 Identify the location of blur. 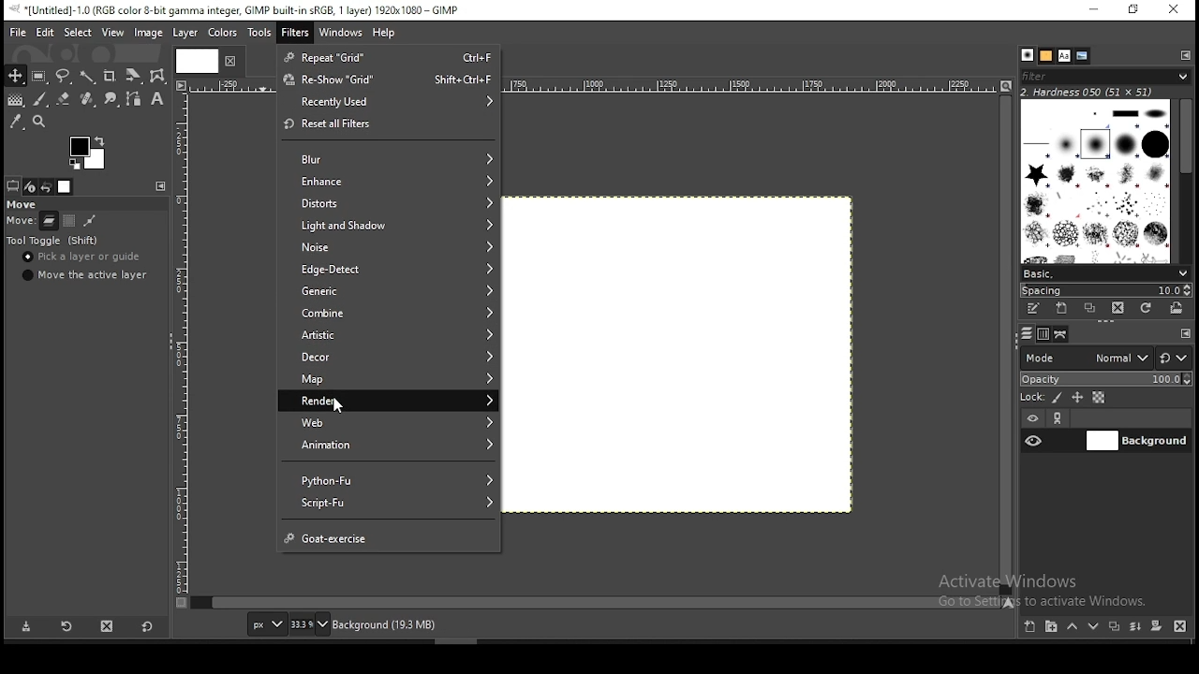
(391, 159).